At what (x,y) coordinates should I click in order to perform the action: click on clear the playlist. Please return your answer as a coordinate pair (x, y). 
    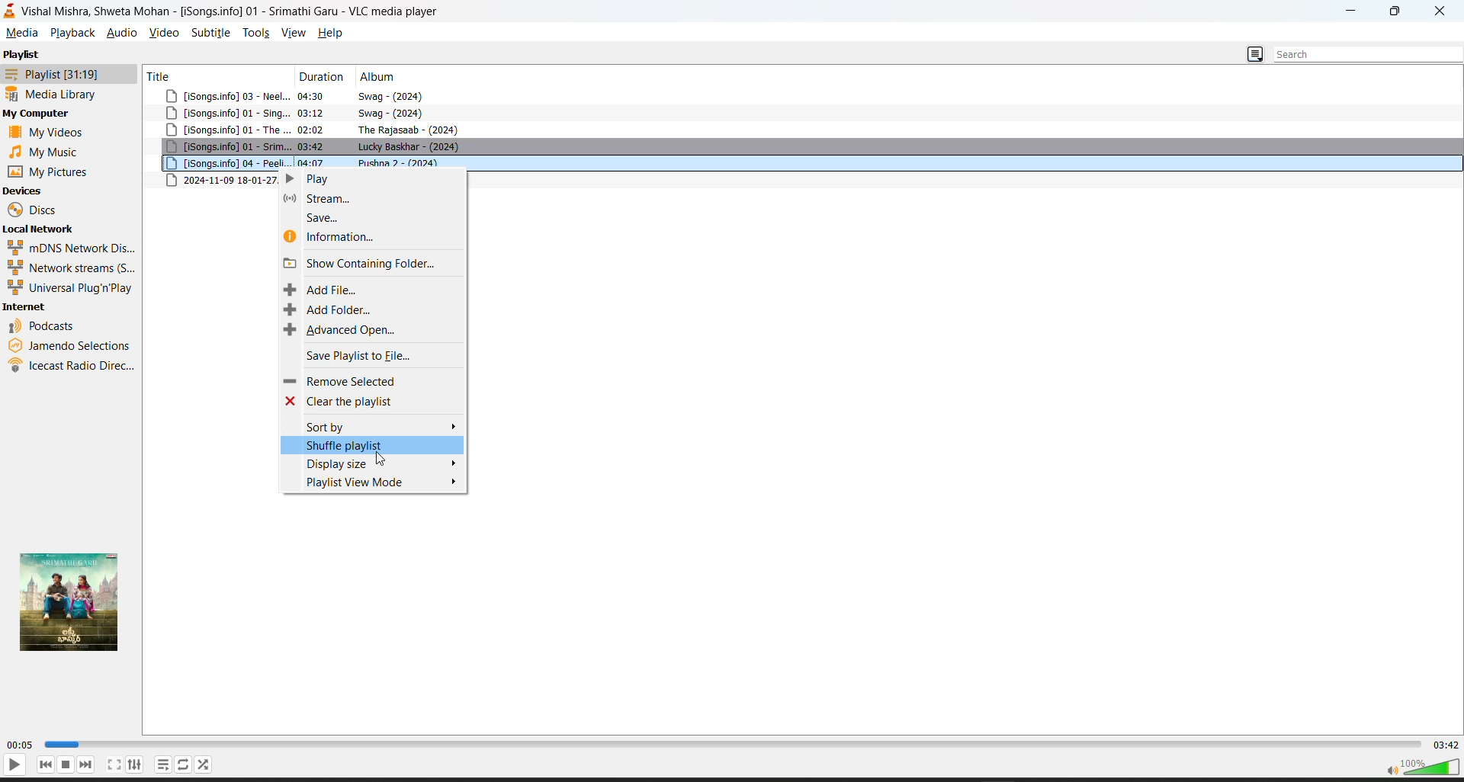
    Looking at the image, I should click on (344, 402).